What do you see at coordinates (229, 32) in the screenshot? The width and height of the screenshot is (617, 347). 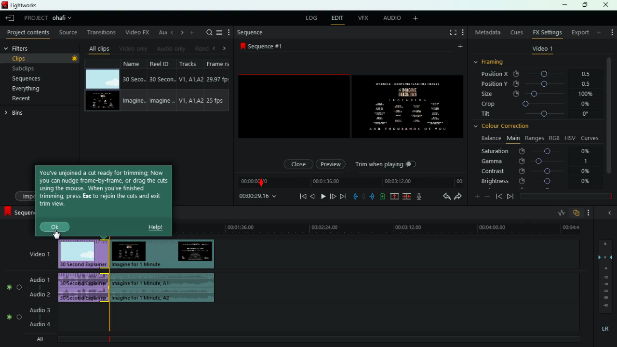 I see `more` at bounding box center [229, 32].